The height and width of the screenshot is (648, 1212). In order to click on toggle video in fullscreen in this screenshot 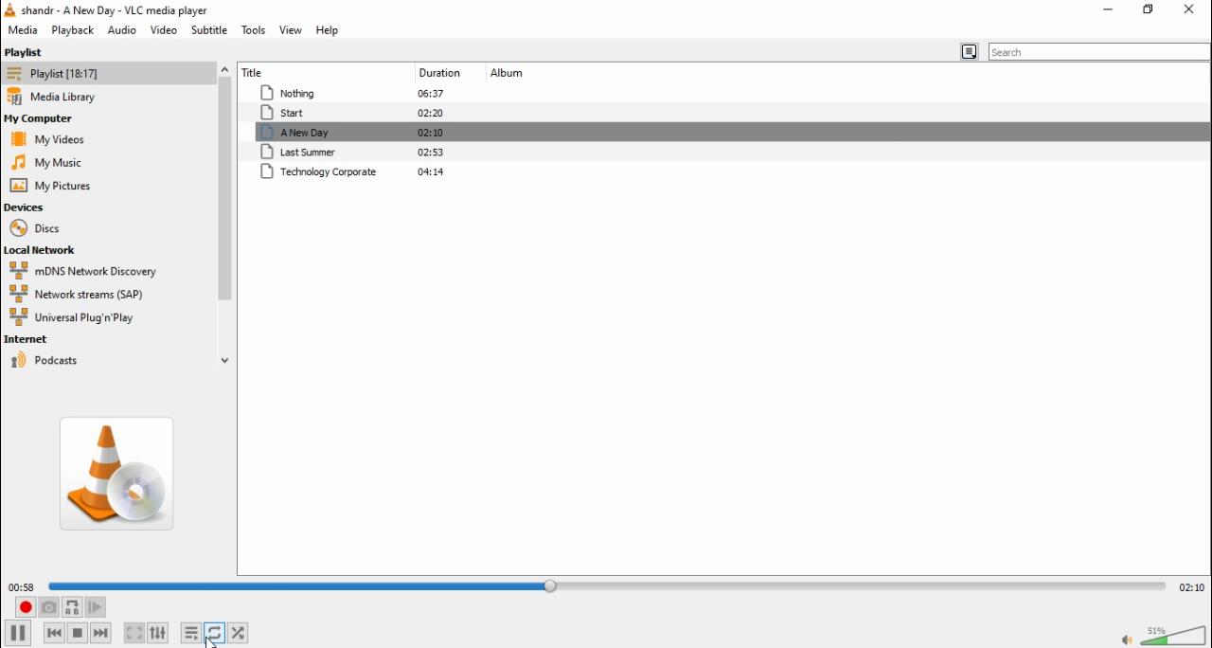, I will do `click(133, 631)`.